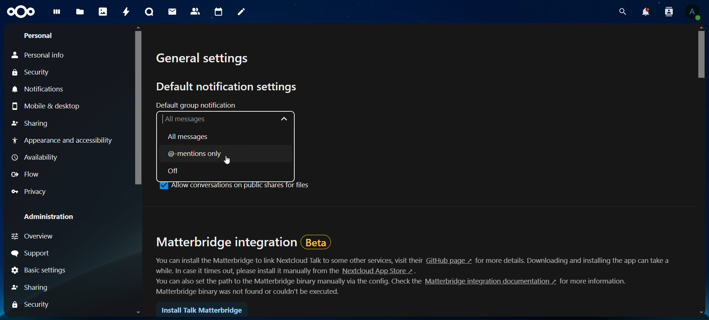  What do you see at coordinates (218, 12) in the screenshot?
I see `calendar` at bounding box center [218, 12].